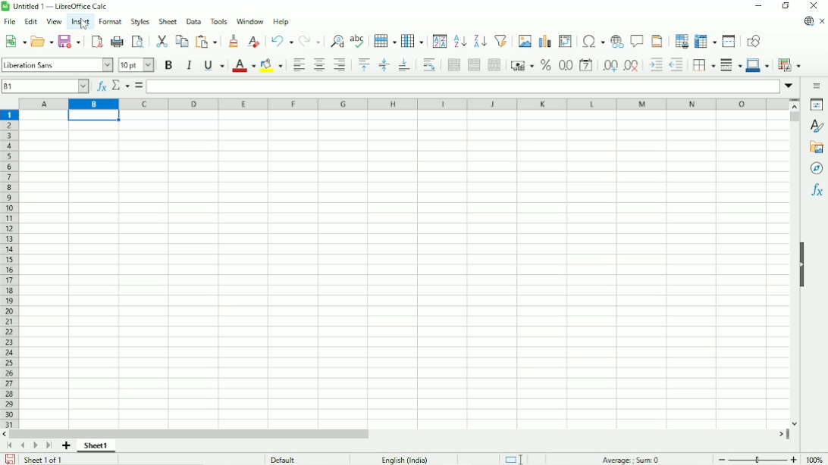 The image size is (828, 465). Describe the element at coordinates (162, 41) in the screenshot. I see `Cut` at that location.